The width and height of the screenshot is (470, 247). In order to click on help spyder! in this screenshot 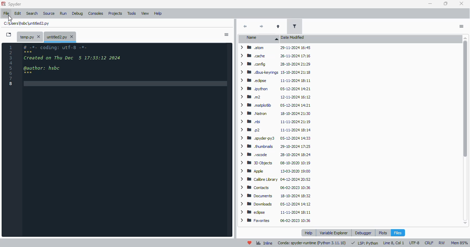, I will do `click(249, 243)`.